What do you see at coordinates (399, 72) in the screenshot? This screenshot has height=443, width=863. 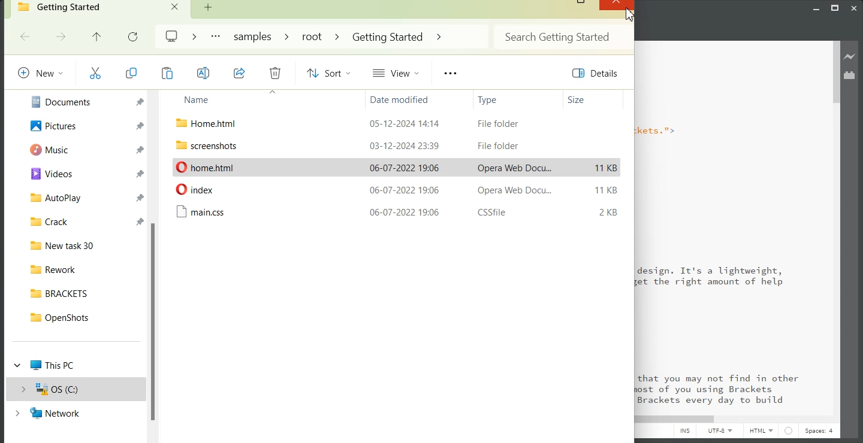 I see `View` at bounding box center [399, 72].